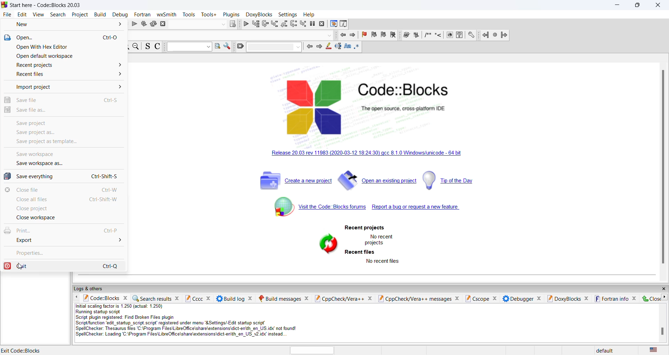 This screenshot has height=355, width=669. What do you see at coordinates (313, 23) in the screenshot?
I see `pause debugging` at bounding box center [313, 23].